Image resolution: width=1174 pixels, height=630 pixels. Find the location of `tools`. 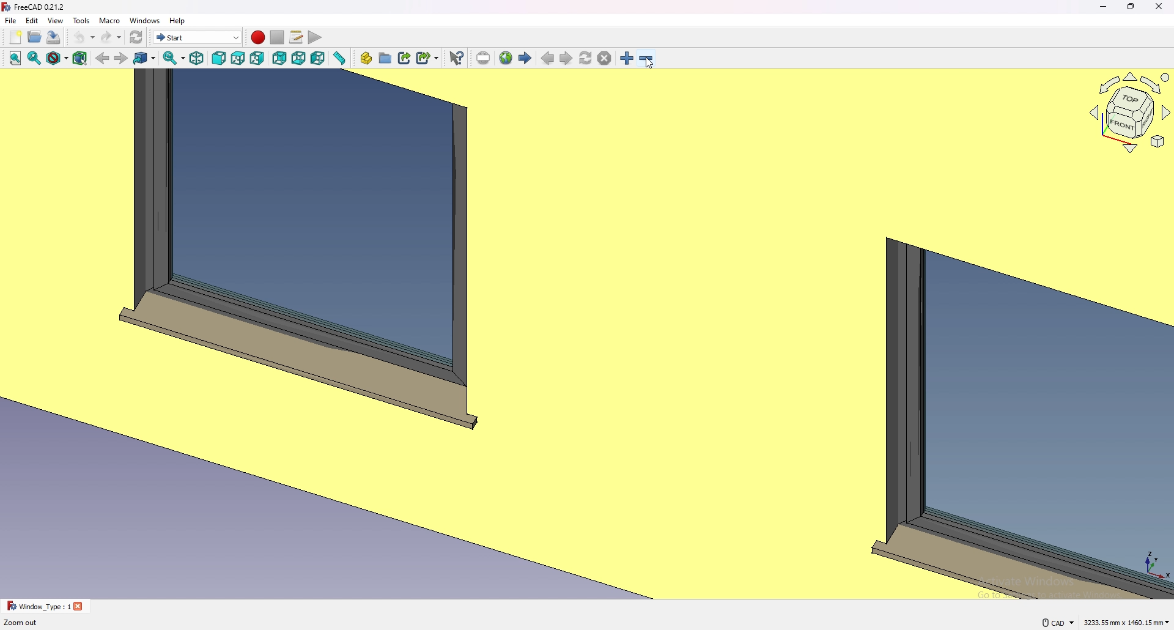

tools is located at coordinates (81, 20).